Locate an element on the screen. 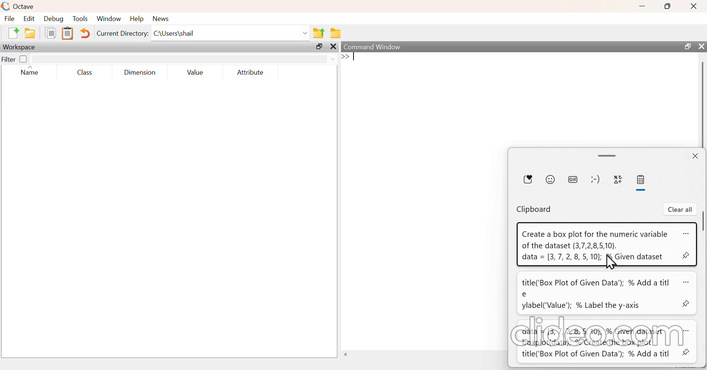 This screenshot has height=370, width=707. title('Box Plot of Given Data’); % Add a titl is located at coordinates (593, 353).